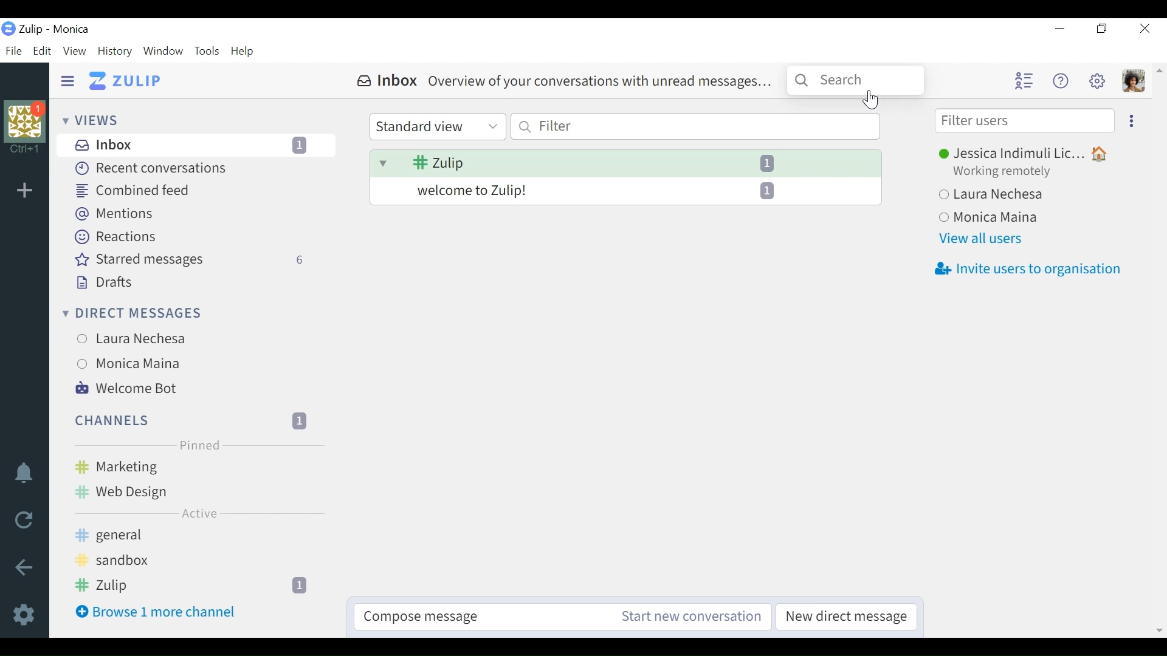  I want to click on Standard view, so click(438, 127).